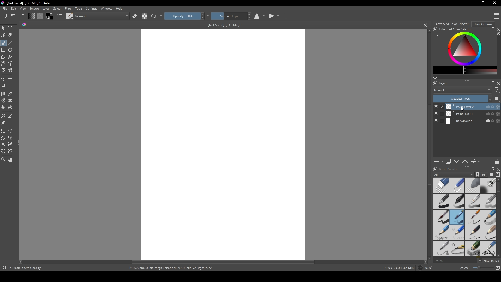 This screenshot has height=282, width=501. I want to click on enclose and fill, so click(11, 107).